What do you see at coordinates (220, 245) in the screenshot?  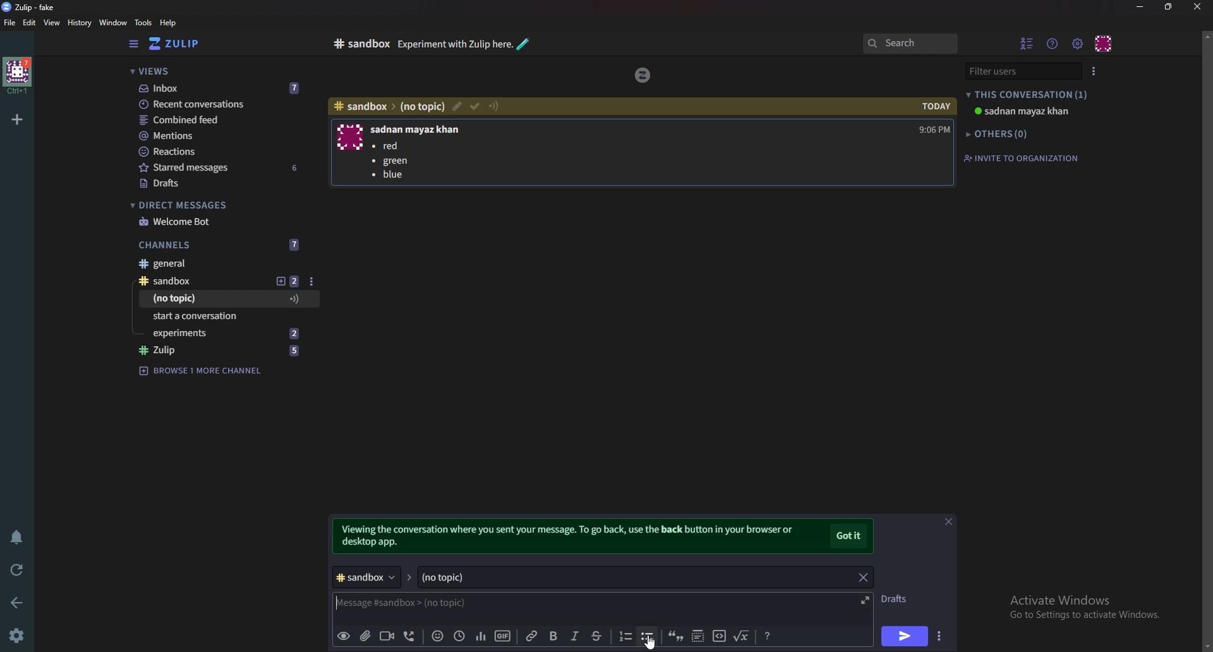 I see `Channels` at bounding box center [220, 245].